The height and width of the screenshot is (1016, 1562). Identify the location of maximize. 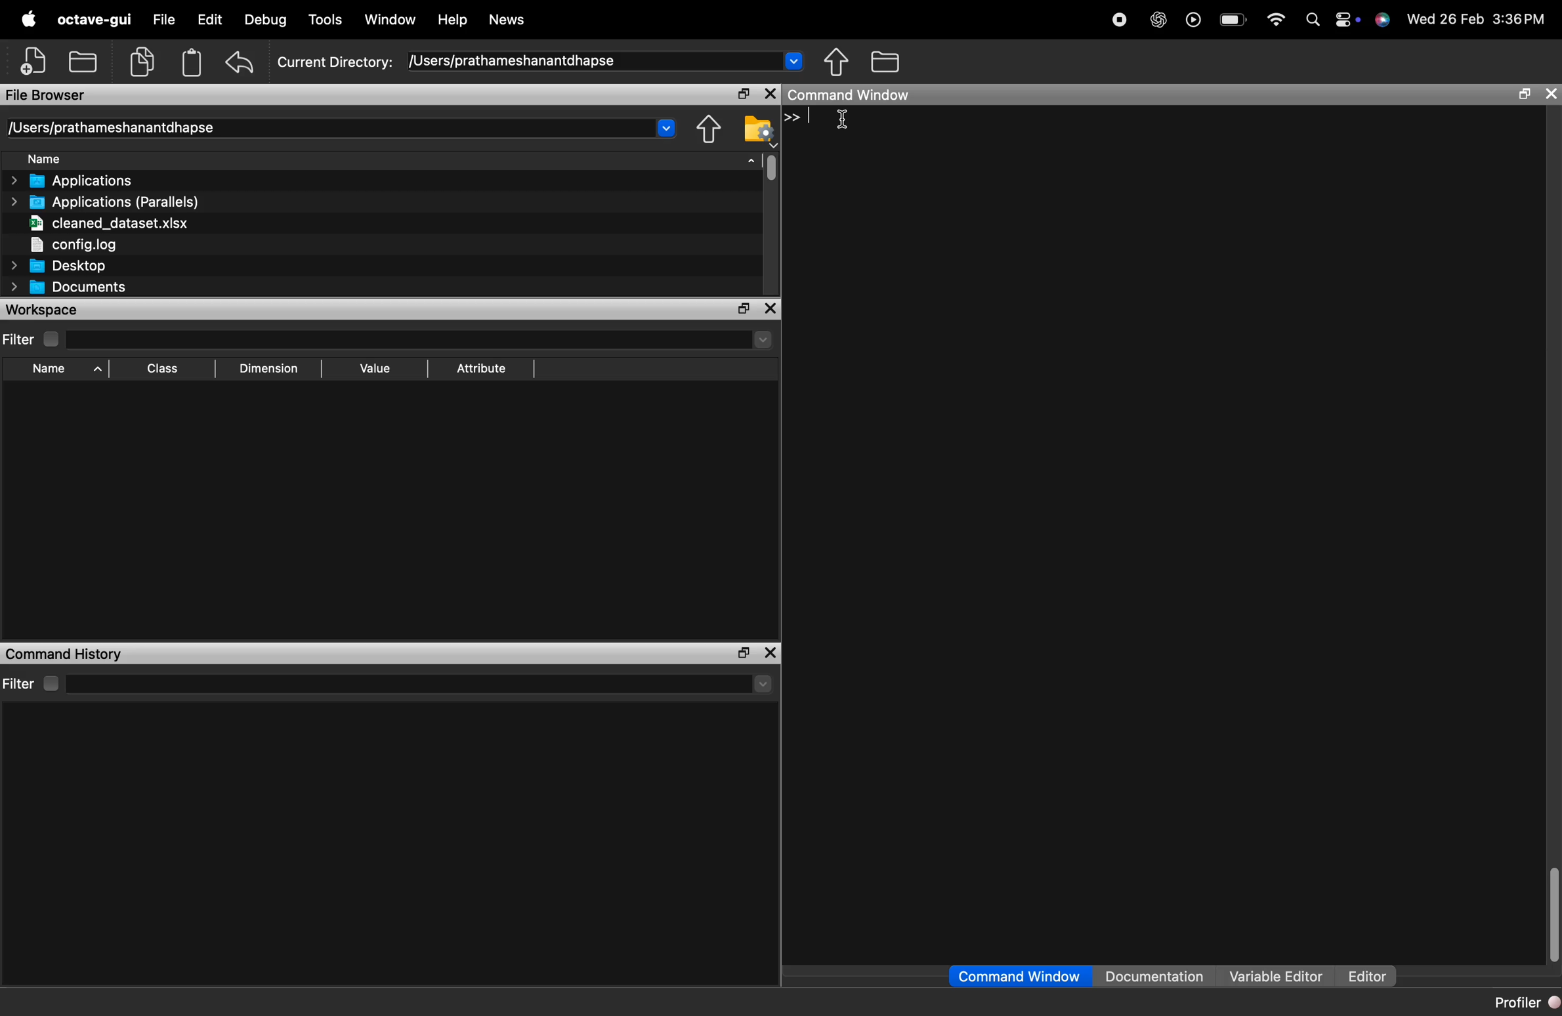
(1523, 94).